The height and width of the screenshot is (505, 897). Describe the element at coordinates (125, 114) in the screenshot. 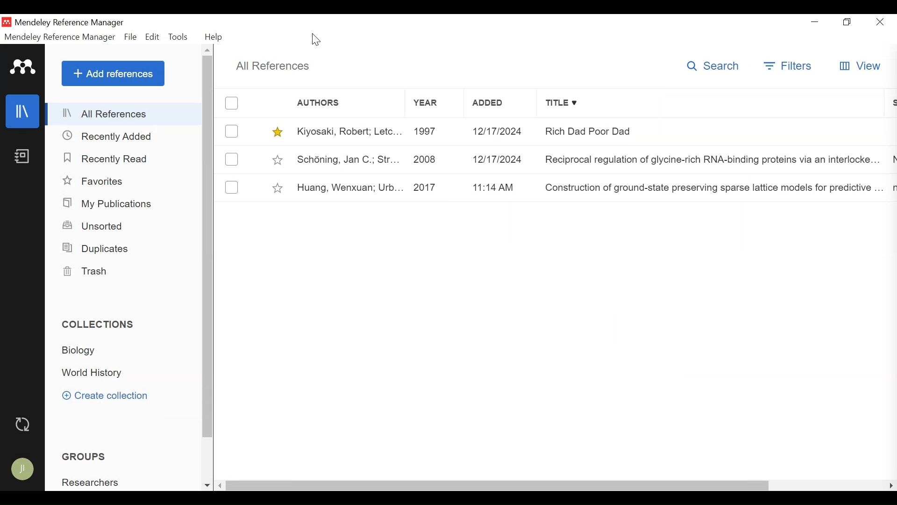

I see `All References` at that location.